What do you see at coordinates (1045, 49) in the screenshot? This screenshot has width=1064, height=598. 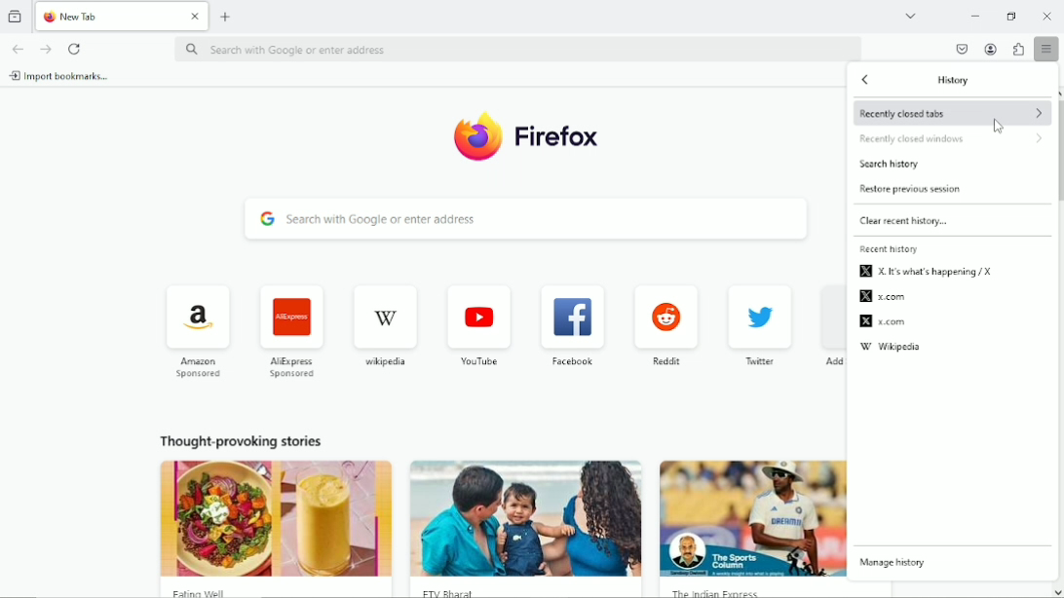 I see `open application menu` at bounding box center [1045, 49].